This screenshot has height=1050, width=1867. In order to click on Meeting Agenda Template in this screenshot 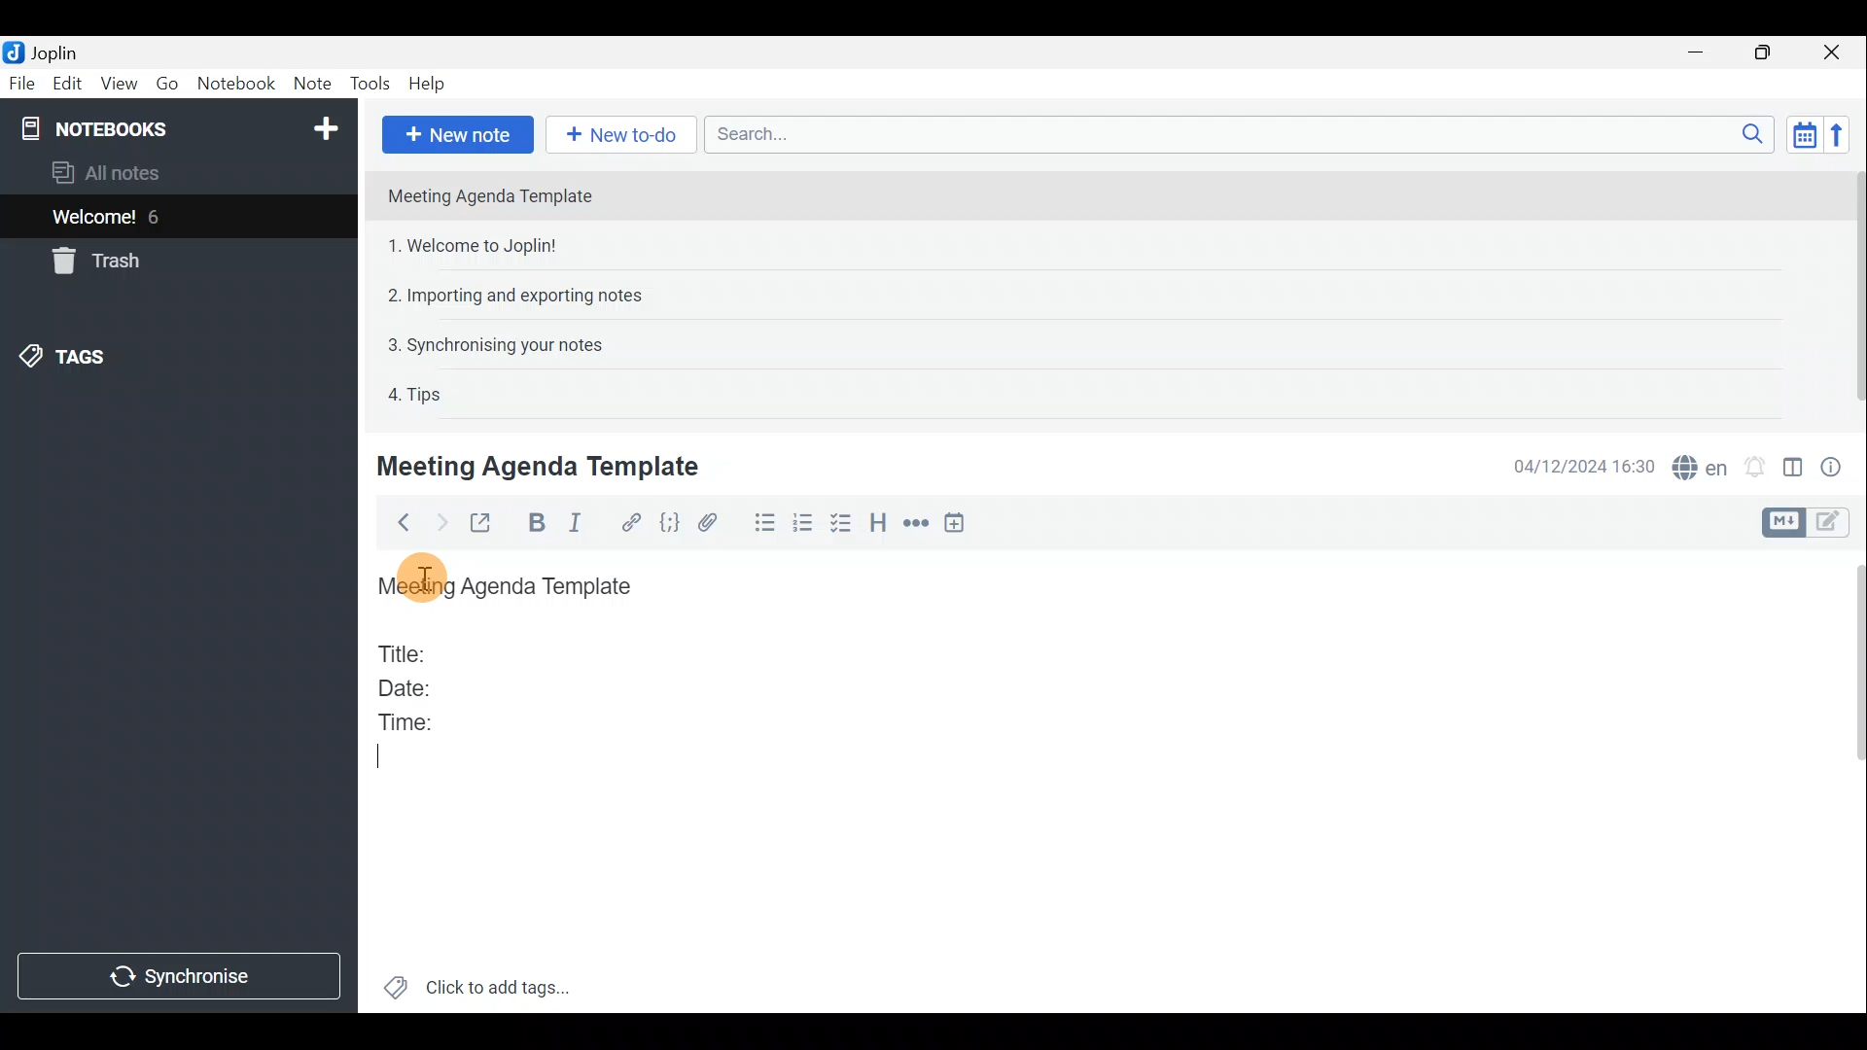, I will do `click(542, 466)`.